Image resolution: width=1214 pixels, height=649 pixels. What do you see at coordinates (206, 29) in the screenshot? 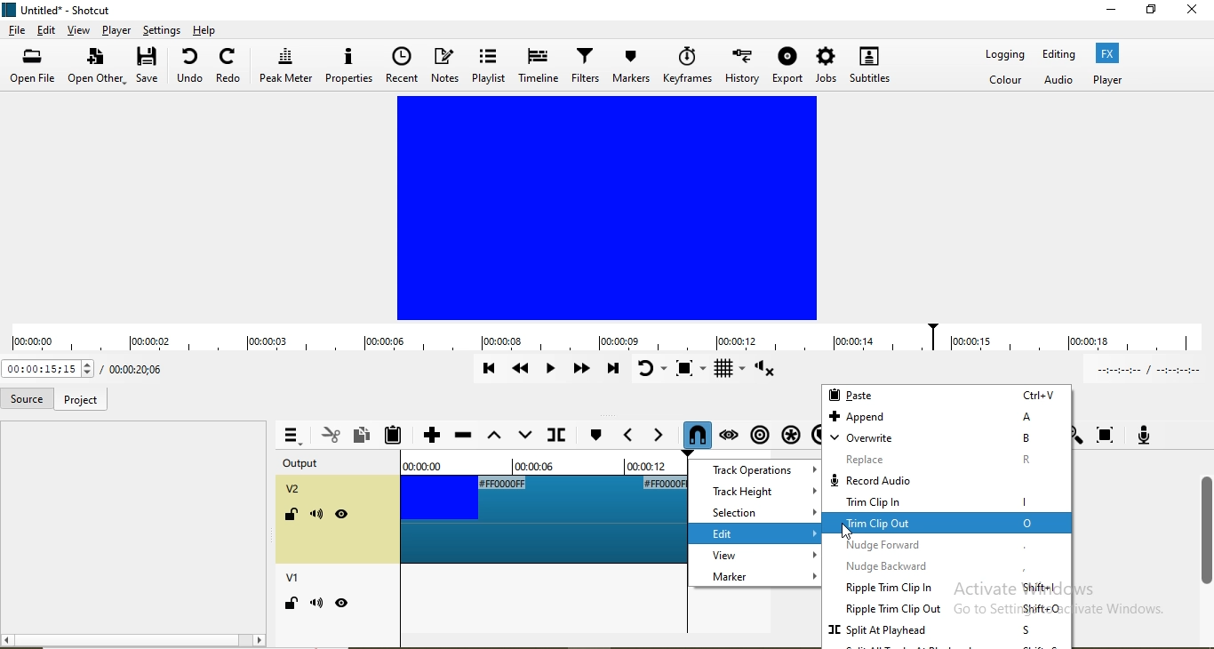
I see `help` at bounding box center [206, 29].